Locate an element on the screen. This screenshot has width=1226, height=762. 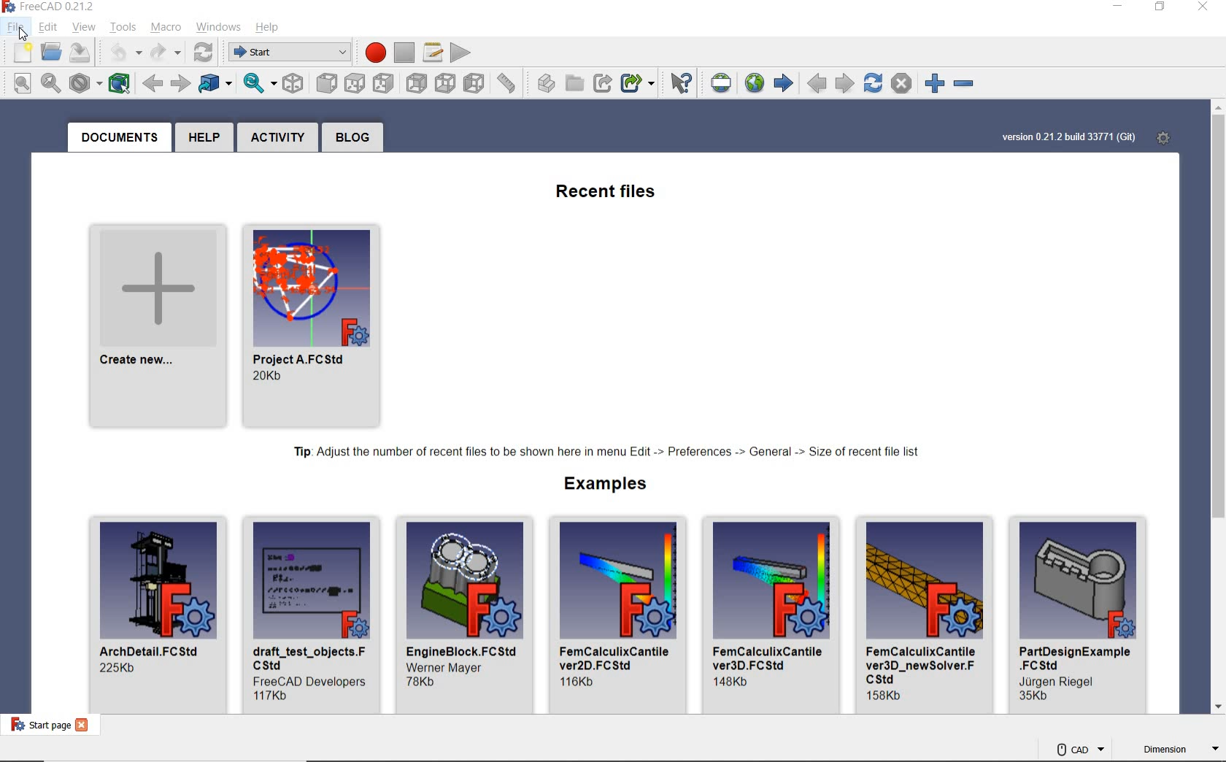
image is located at coordinates (158, 581).